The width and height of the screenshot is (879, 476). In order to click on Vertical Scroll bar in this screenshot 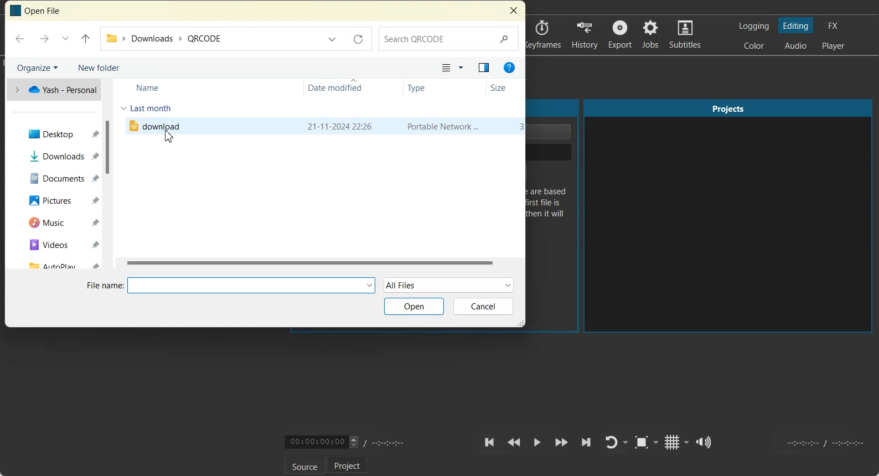, I will do `click(107, 174)`.